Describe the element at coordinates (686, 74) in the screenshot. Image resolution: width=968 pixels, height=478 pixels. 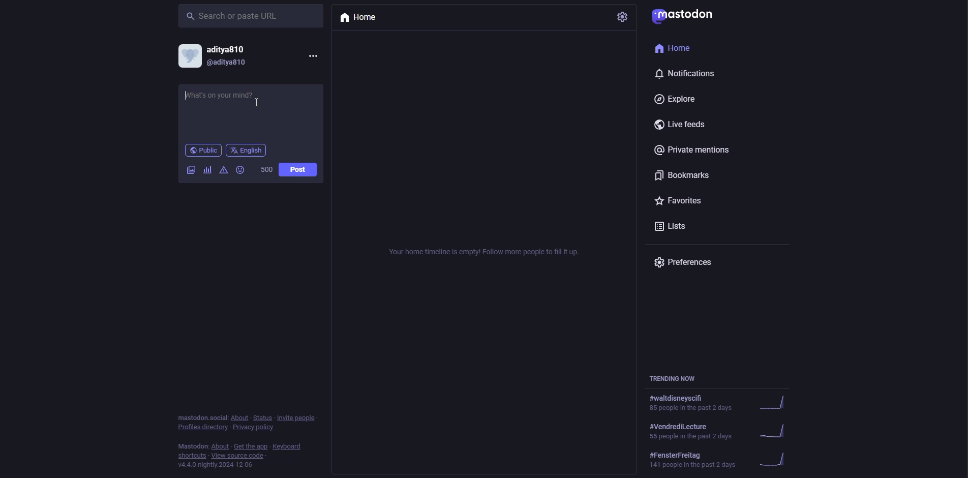
I see `notifications` at that location.